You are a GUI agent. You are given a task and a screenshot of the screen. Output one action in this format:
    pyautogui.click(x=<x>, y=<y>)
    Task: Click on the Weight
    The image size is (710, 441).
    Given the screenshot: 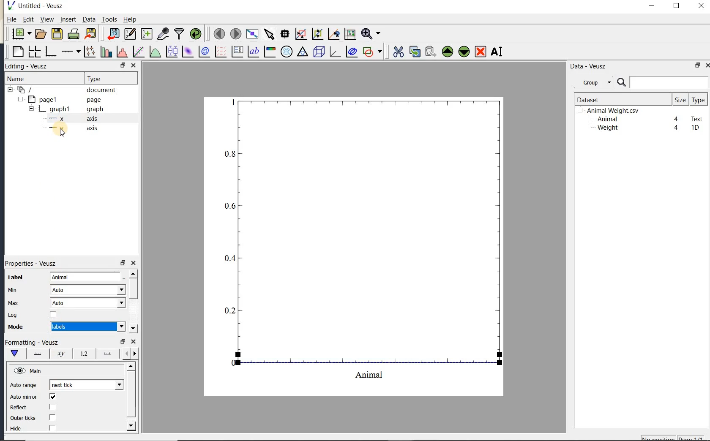 What is the action you would take?
    pyautogui.click(x=607, y=128)
    